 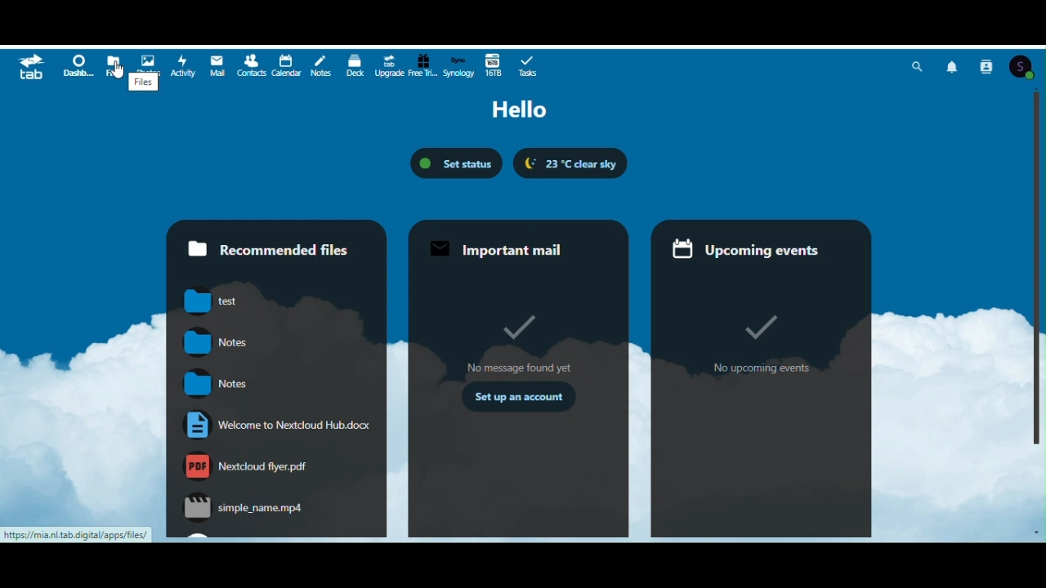 What do you see at coordinates (321, 65) in the screenshot?
I see `Notes` at bounding box center [321, 65].